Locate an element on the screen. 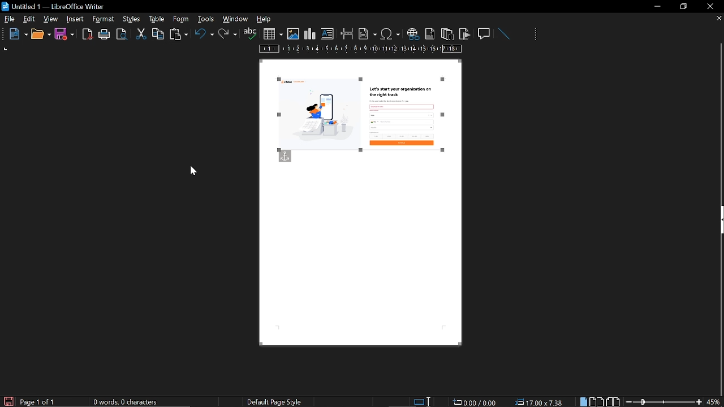 The height and width of the screenshot is (407, 724). position is located at coordinates (541, 402).